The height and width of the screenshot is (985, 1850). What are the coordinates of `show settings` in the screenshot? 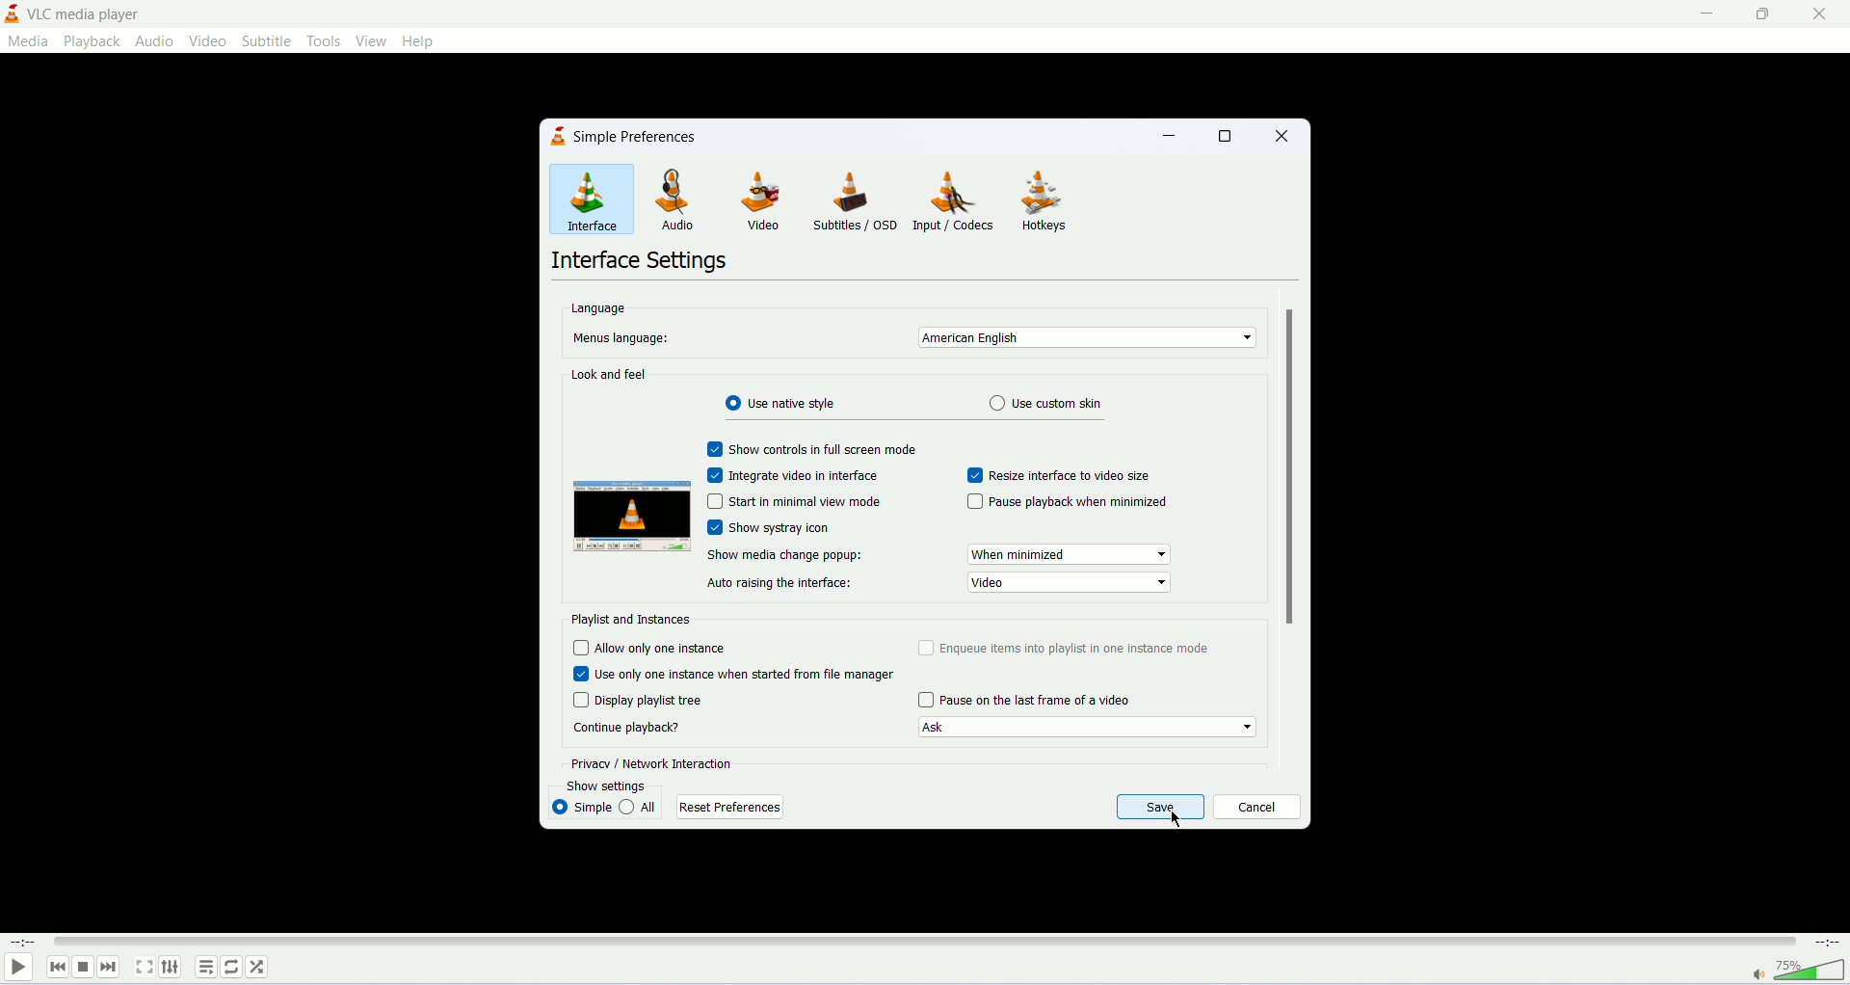 It's located at (621, 785).